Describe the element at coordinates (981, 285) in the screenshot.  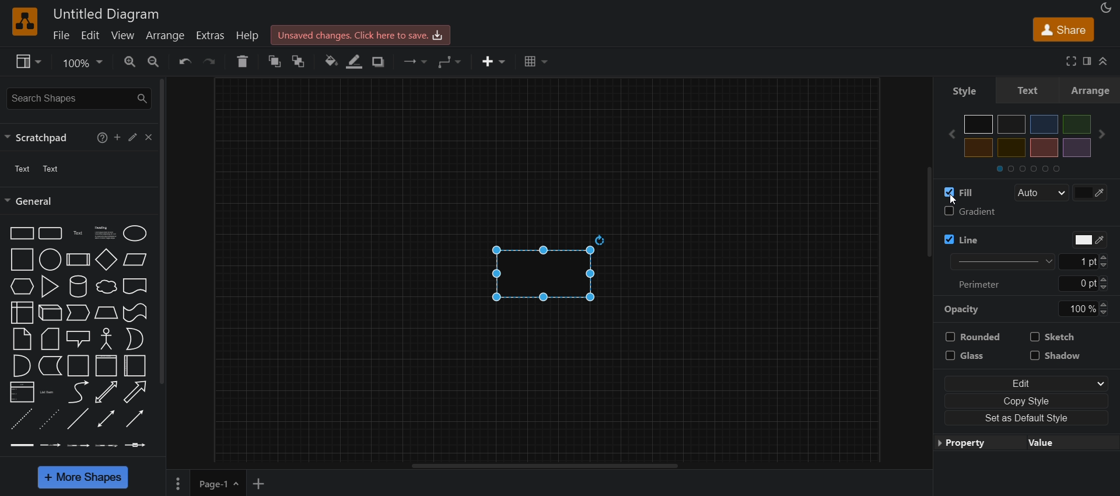
I see `perimeter` at that location.